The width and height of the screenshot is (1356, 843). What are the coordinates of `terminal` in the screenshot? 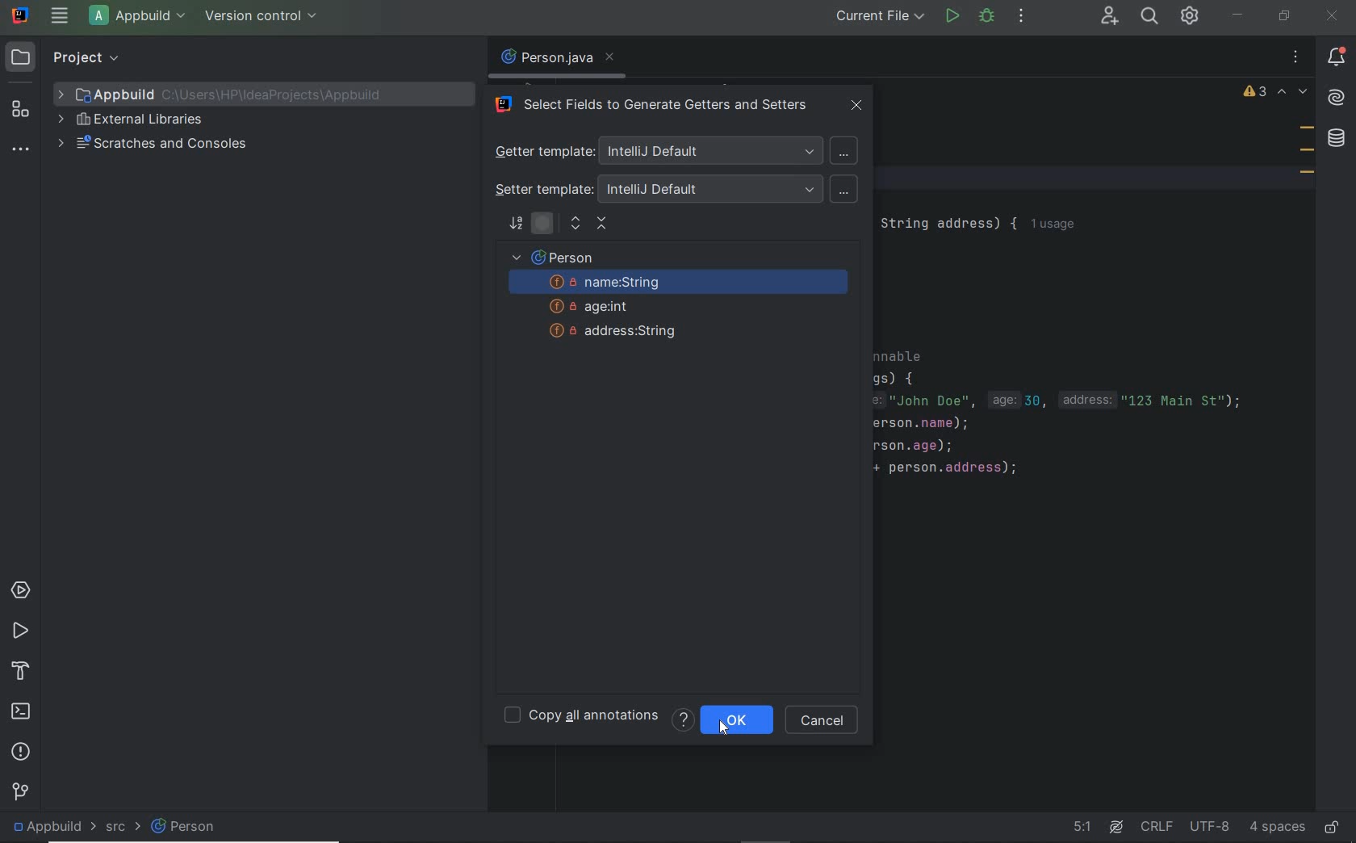 It's located at (22, 709).